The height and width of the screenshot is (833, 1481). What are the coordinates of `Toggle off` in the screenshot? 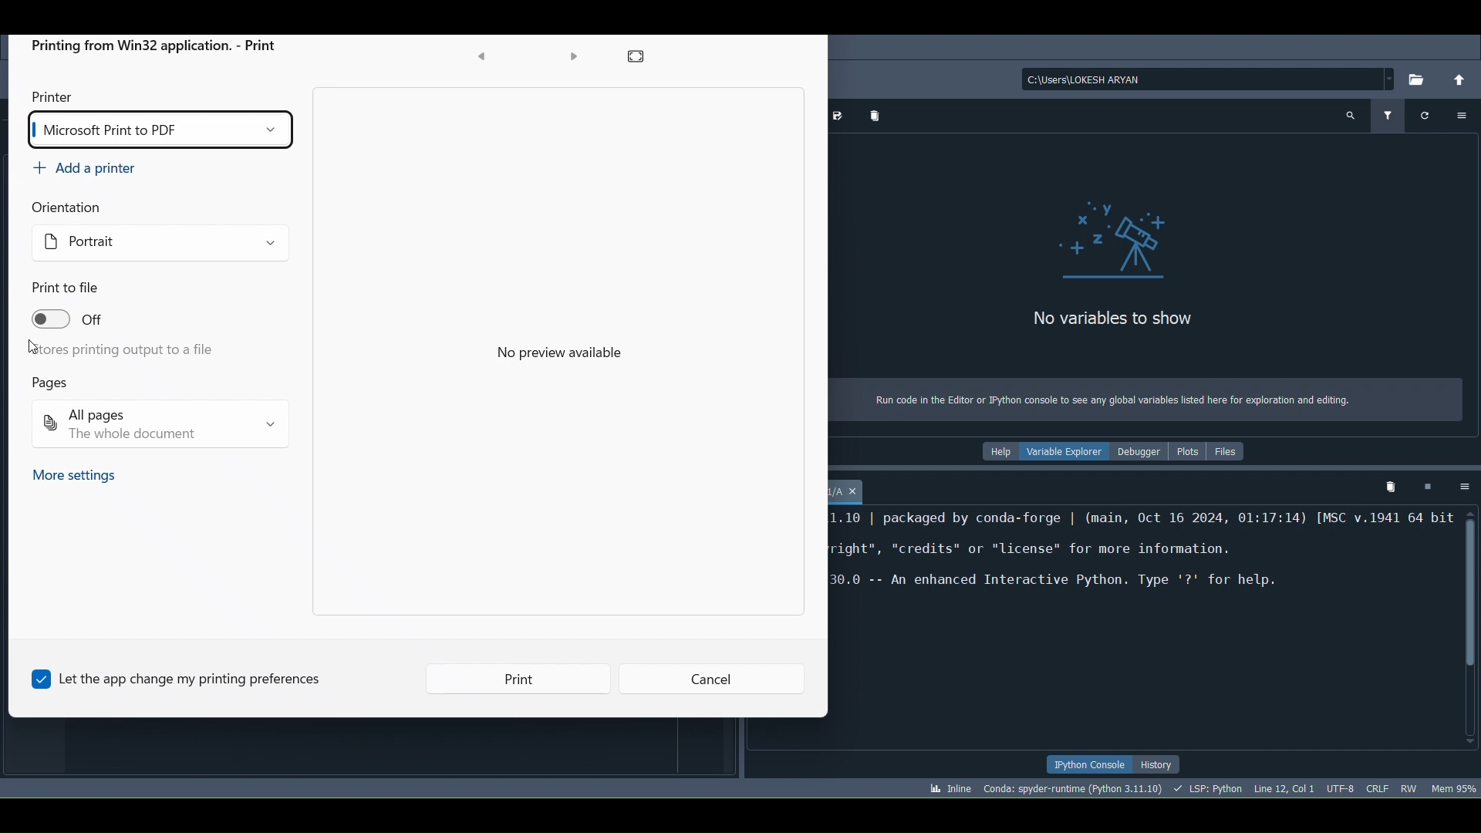 It's located at (86, 322).